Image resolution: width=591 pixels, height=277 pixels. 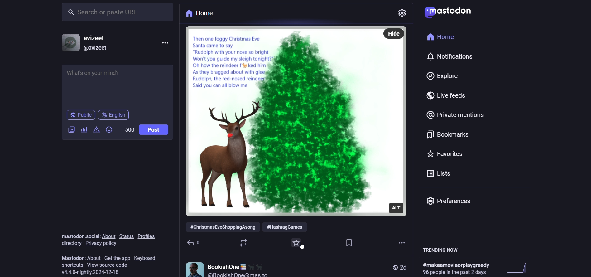 I want to click on view source code, so click(x=110, y=265).